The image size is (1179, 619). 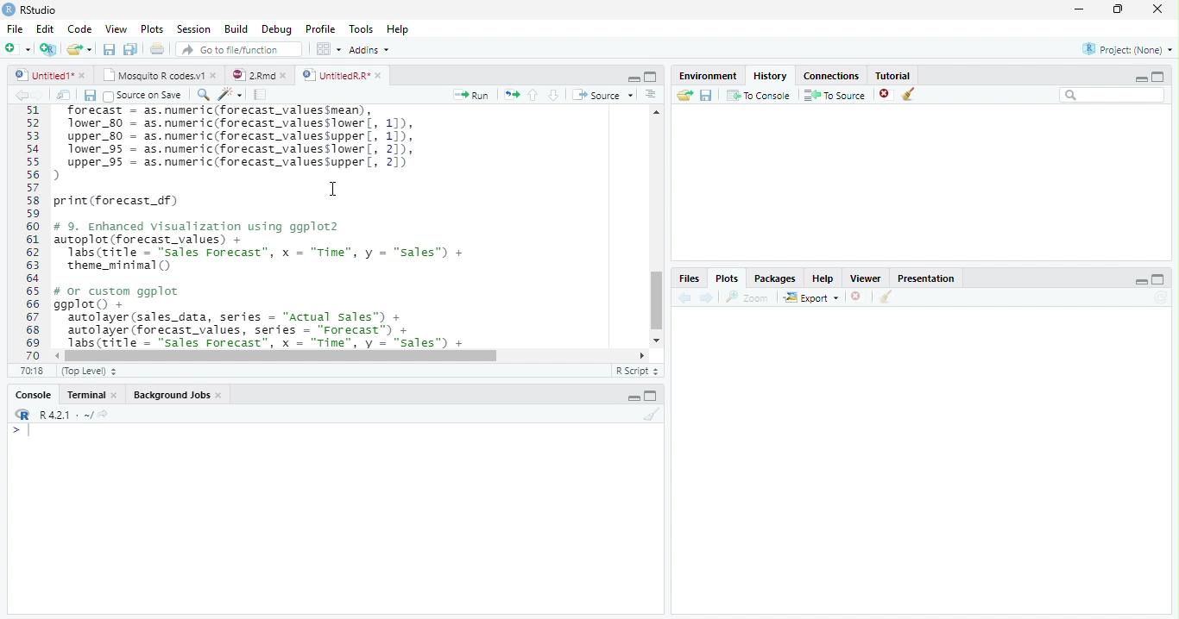 What do you see at coordinates (1158, 280) in the screenshot?
I see `Maximize` at bounding box center [1158, 280].